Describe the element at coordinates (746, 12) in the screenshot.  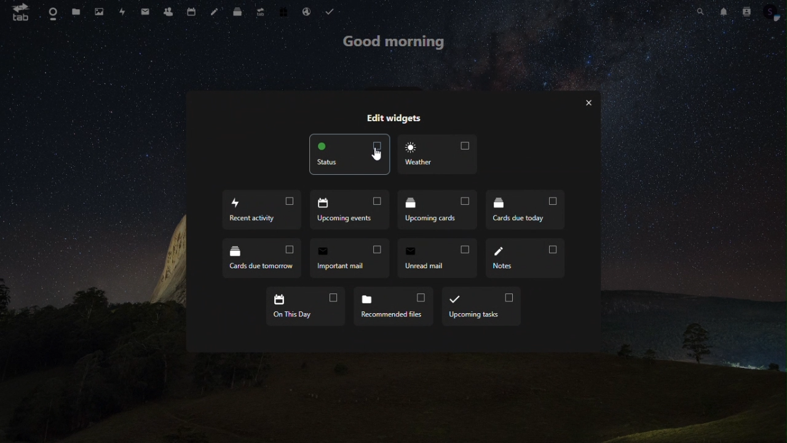
I see `contacts` at that location.